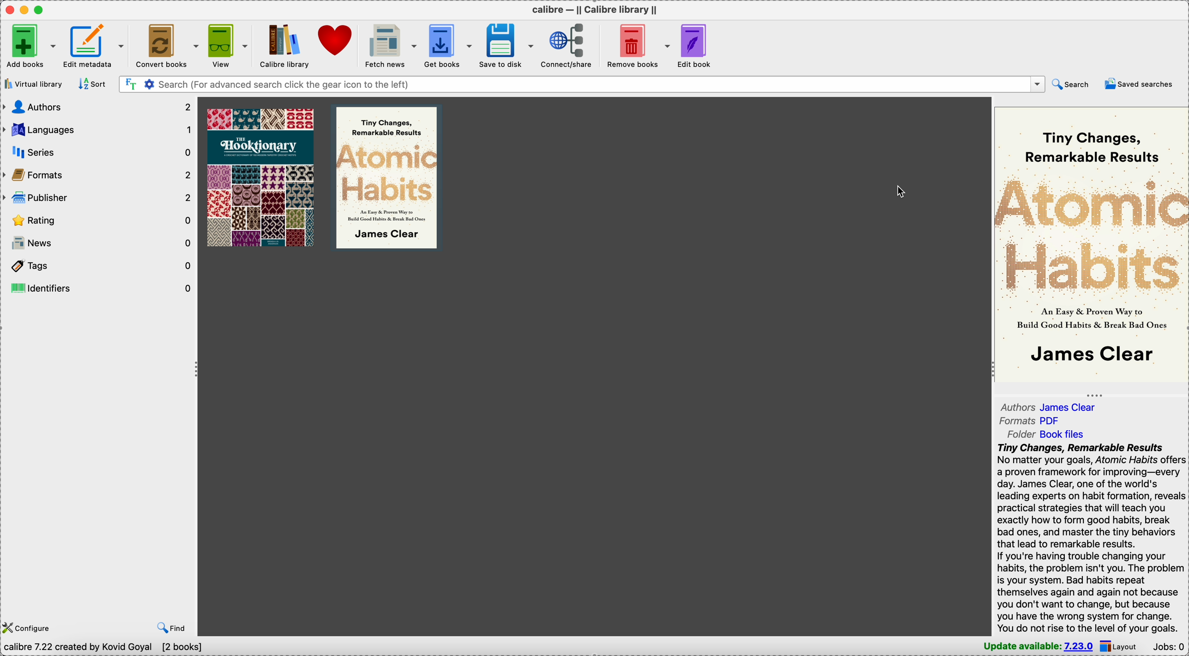 The image size is (1189, 656). I want to click on an easy & proven way to build good habits & break bad ones, so click(1092, 318).